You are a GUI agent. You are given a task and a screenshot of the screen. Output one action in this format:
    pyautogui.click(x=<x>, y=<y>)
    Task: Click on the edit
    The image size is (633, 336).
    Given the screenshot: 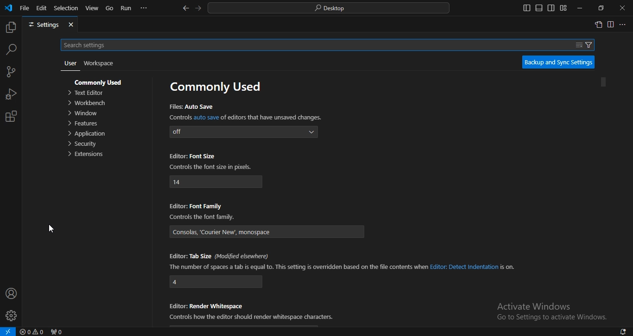 What is the action you would take?
    pyautogui.click(x=41, y=9)
    